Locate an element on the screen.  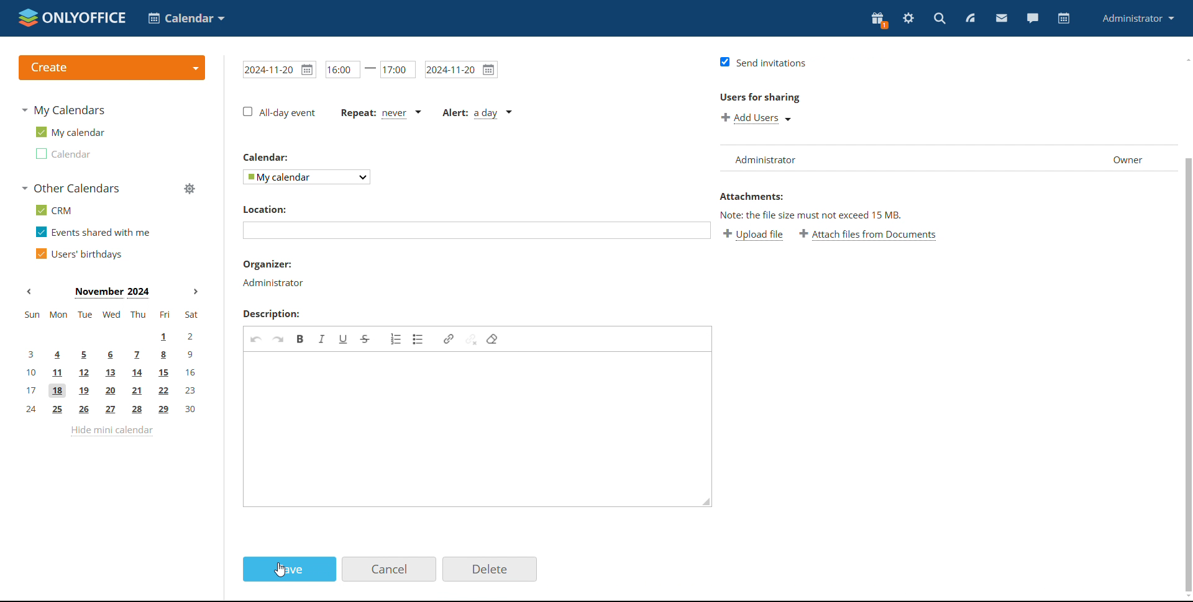
search is located at coordinates (938, 19).